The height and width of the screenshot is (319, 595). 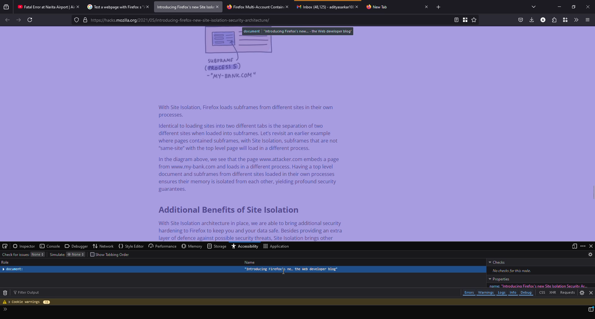 I want to click on back, so click(x=7, y=19).